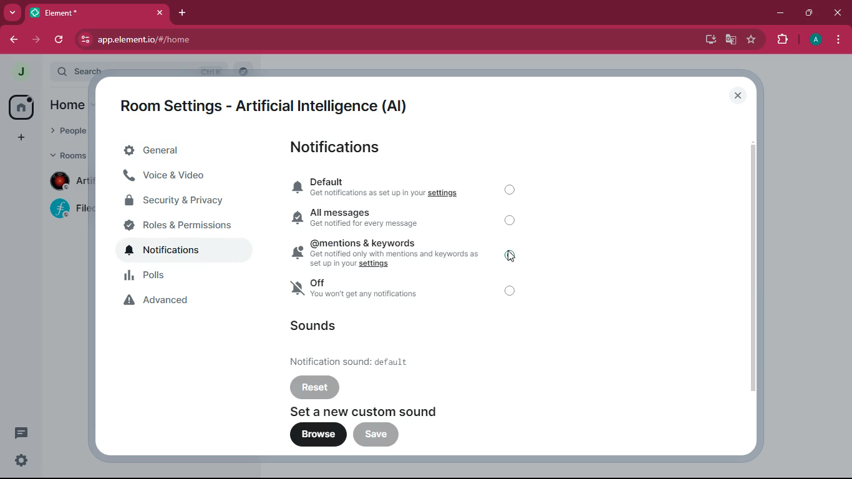 The image size is (852, 479). What do you see at coordinates (60, 40) in the screenshot?
I see `refresh` at bounding box center [60, 40].